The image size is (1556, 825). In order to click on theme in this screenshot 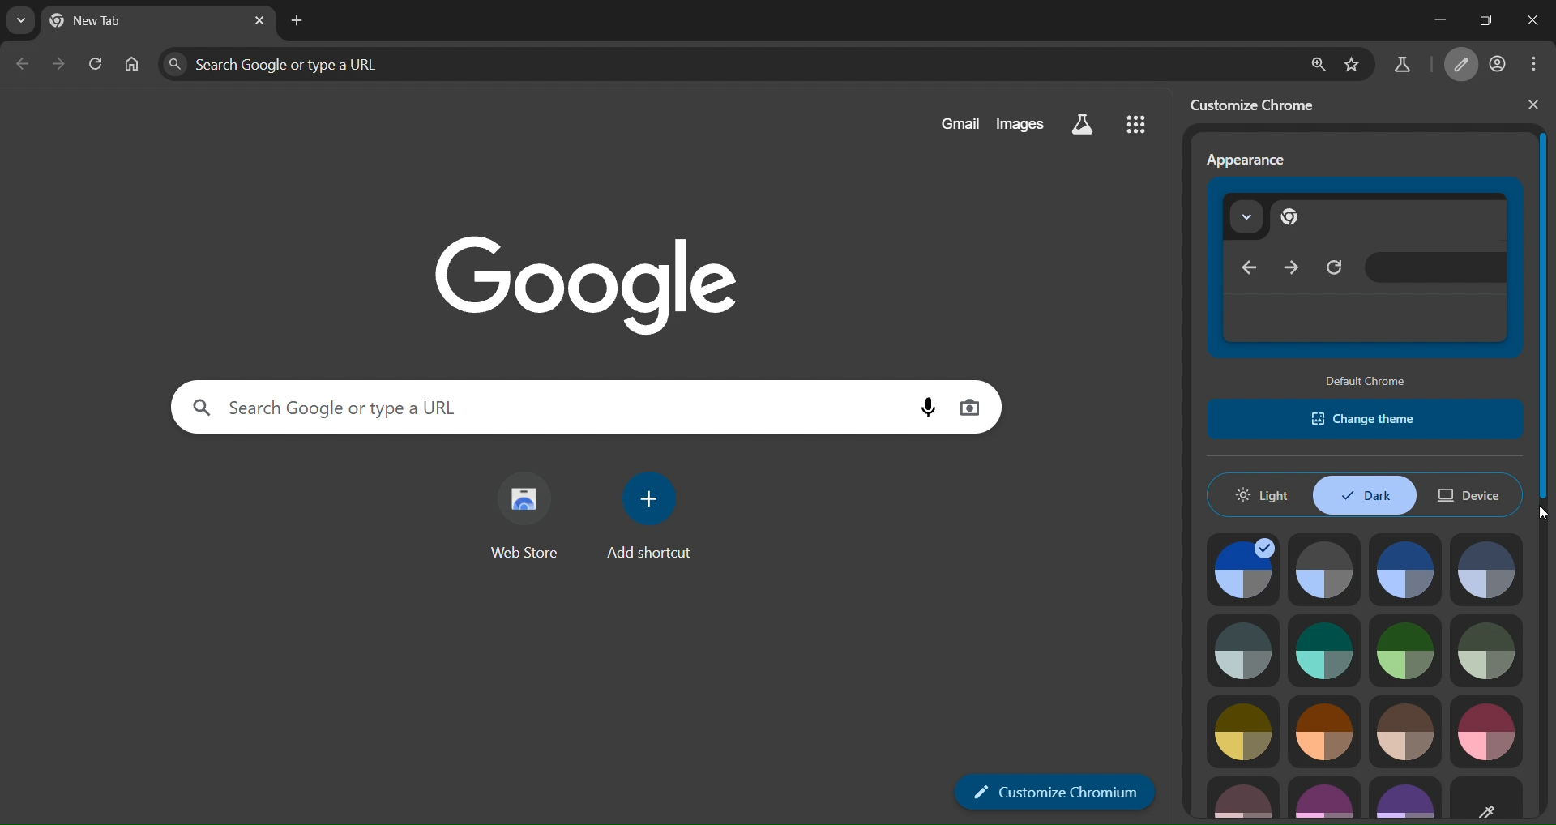, I will do `click(1242, 731)`.